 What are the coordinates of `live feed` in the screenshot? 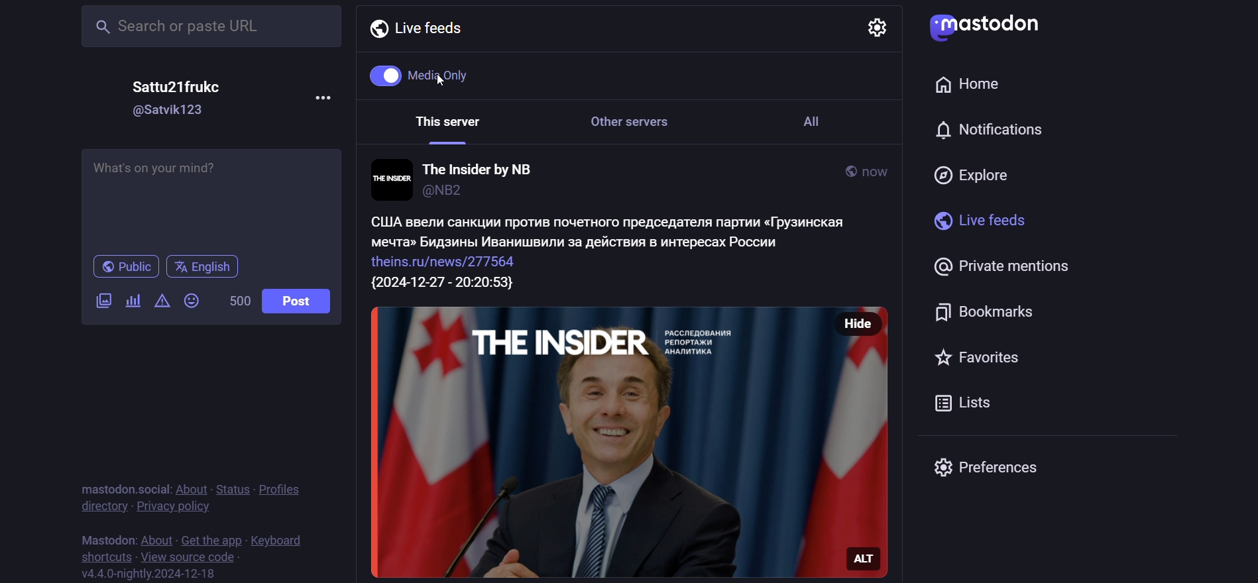 It's located at (416, 27).